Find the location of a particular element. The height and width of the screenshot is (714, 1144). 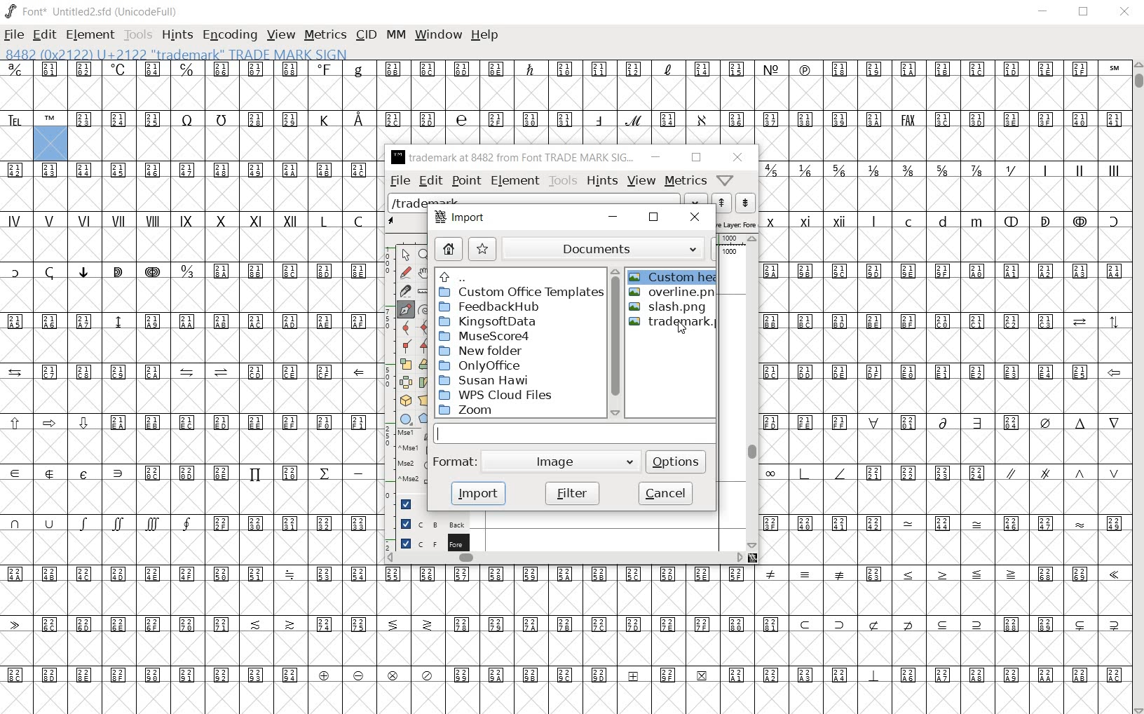

font* Untitled2.sfd (unicodeFull) is located at coordinates (90, 12).